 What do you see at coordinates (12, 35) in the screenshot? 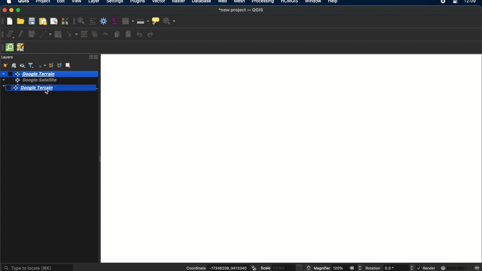
I see `current edits` at bounding box center [12, 35].